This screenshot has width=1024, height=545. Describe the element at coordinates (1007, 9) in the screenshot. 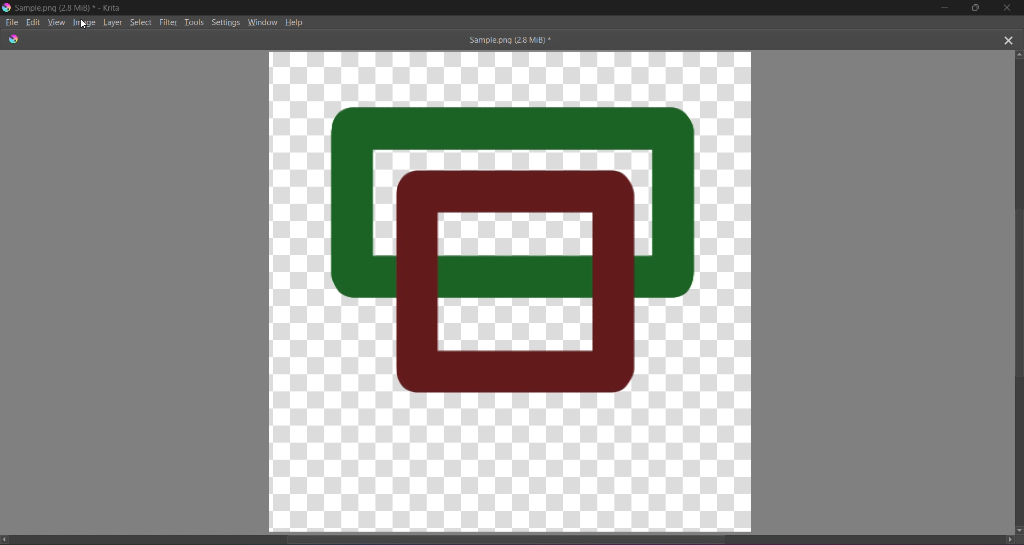

I see `Close` at that location.